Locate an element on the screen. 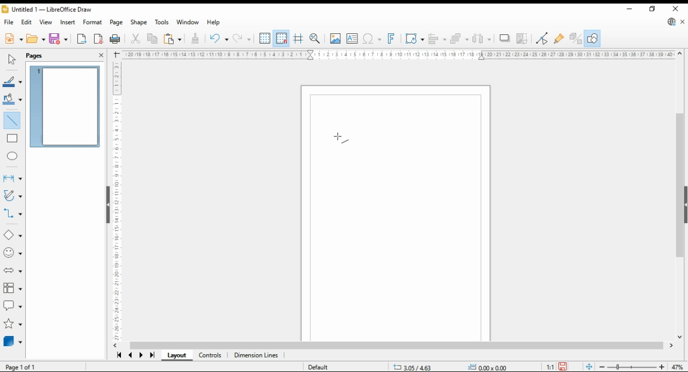 The height and width of the screenshot is (372, 688). connectors is located at coordinates (13, 213).